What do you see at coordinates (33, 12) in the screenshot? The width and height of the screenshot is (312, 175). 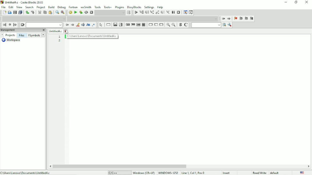 I see `Redo` at bounding box center [33, 12].